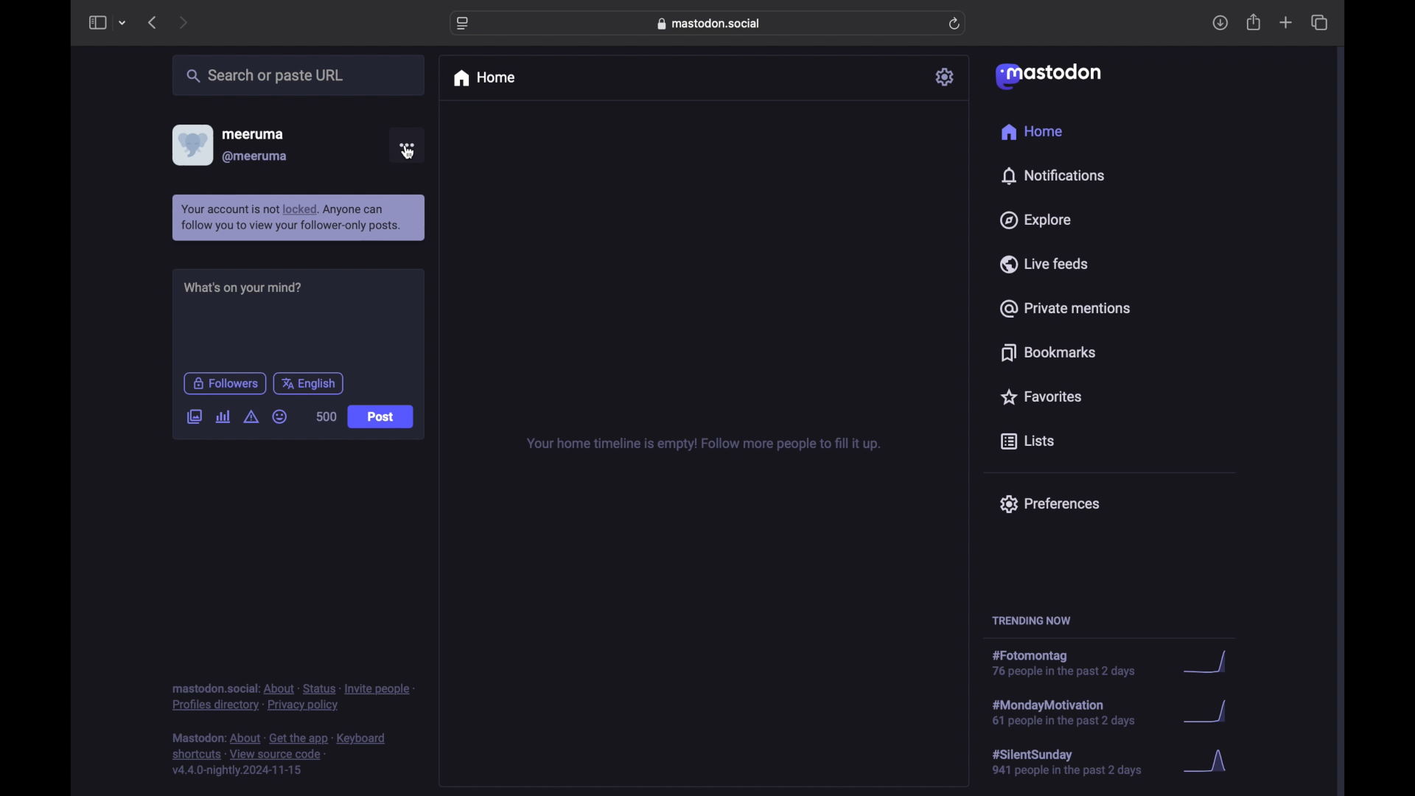  I want to click on hashtag trend, so click(1113, 763).